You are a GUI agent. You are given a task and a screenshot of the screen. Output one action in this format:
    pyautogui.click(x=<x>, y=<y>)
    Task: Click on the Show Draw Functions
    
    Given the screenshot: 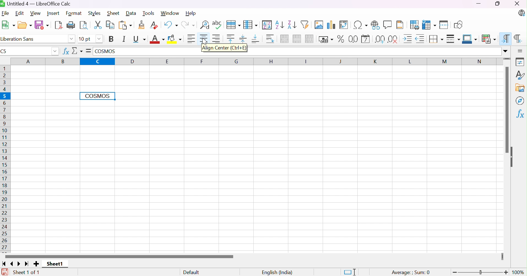 What is the action you would take?
    pyautogui.click(x=459, y=25)
    